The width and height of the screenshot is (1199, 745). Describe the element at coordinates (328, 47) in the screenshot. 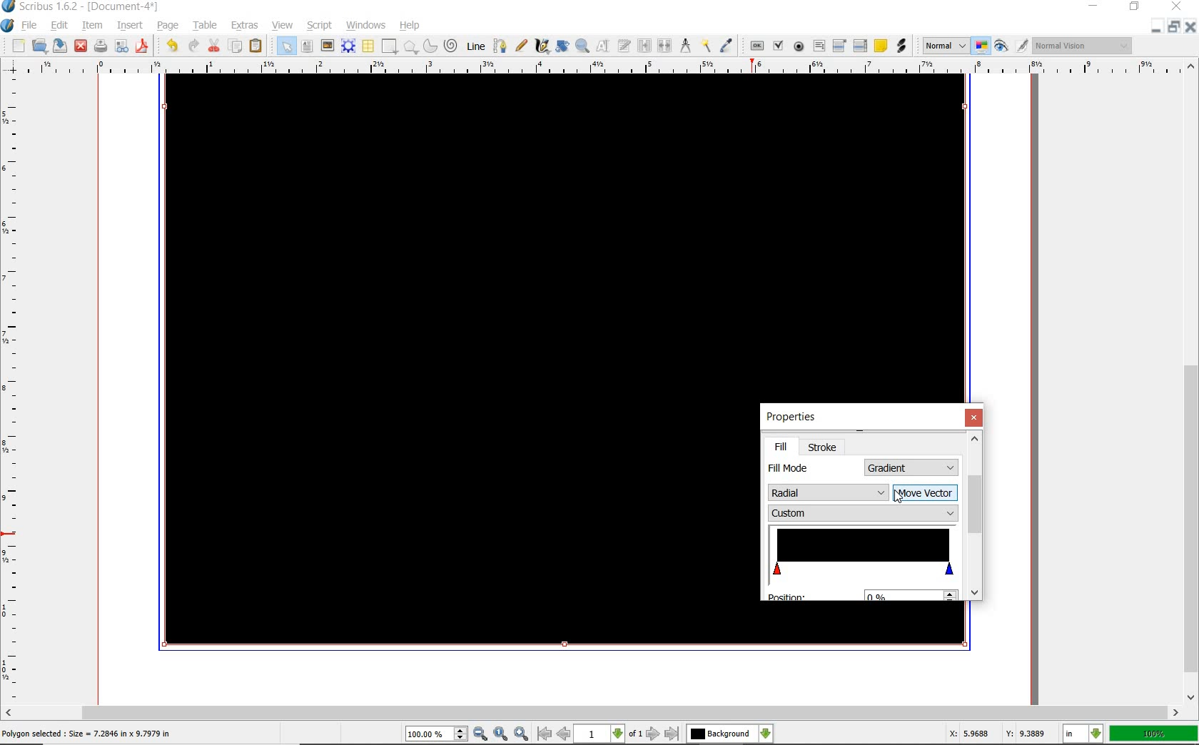

I see `image frame` at that location.